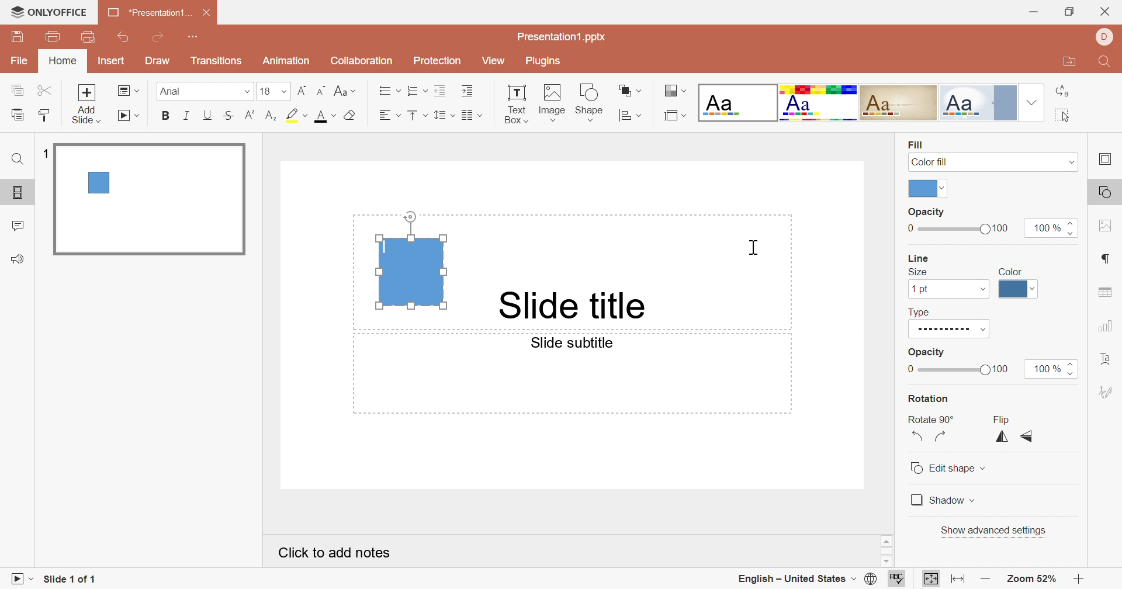 The width and height of the screenshot is (1122, 589). I want to click on Color, so click(1012, 270).